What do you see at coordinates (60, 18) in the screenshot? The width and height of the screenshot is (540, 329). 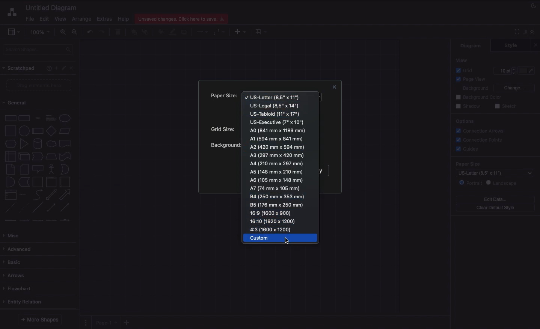 I see `View` at bounding box center [60, 18].